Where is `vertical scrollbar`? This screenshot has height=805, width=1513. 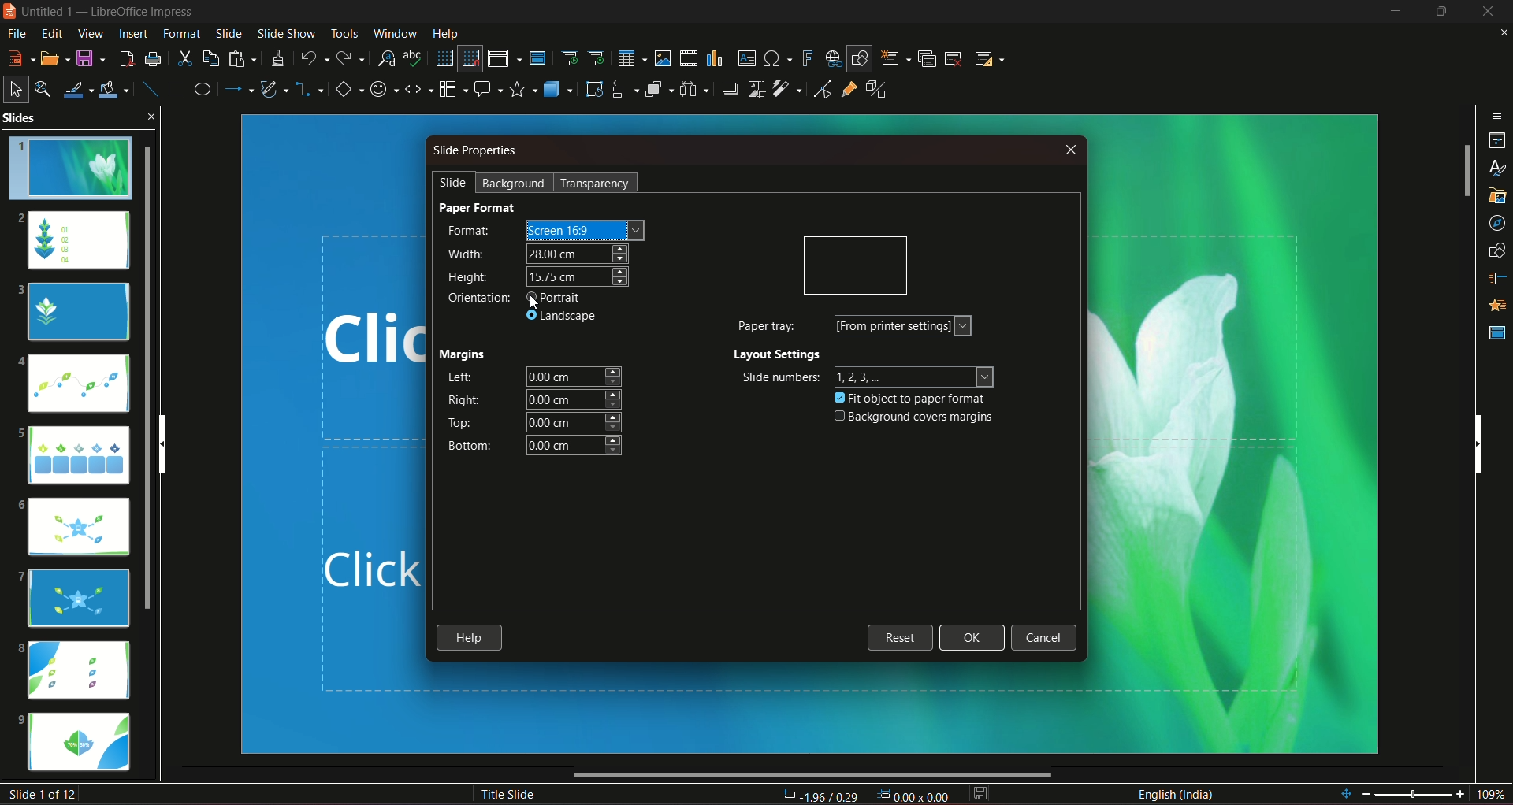 vertical scrollbar is located at coordinates (1478, 442).